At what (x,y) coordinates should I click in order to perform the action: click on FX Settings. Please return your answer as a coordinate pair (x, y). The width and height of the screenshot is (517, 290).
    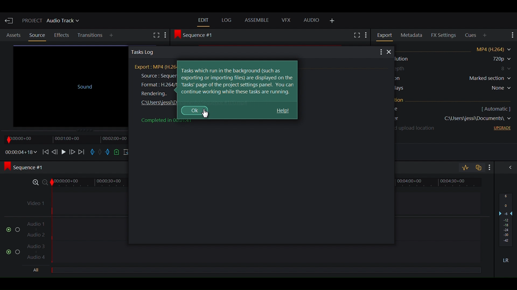
    Looking at the image, I should click on (444, 35).